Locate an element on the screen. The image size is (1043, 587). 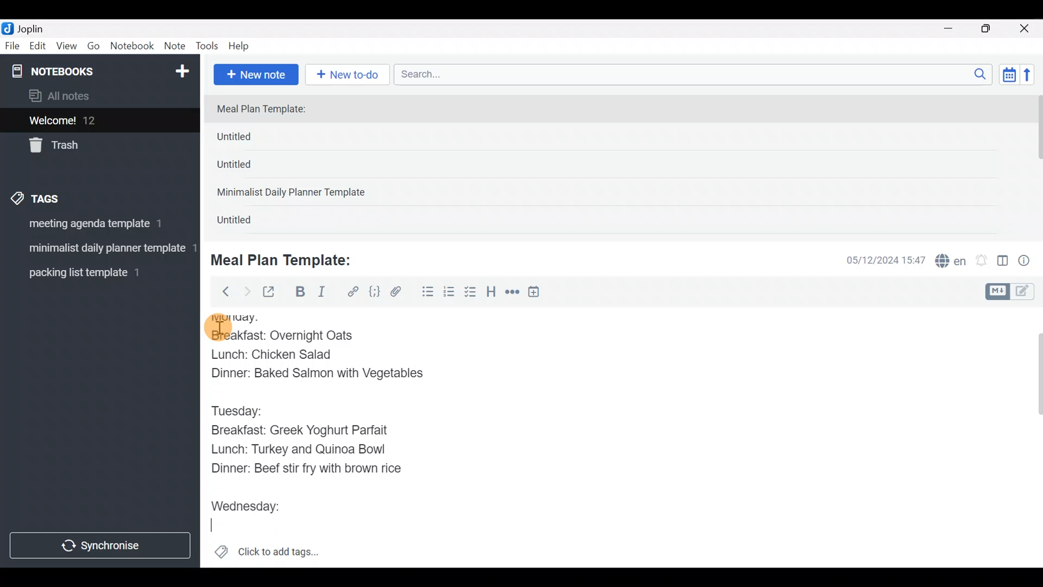
Dinner: Beef stir fry with brown rice is located at coordinates (308, 470).